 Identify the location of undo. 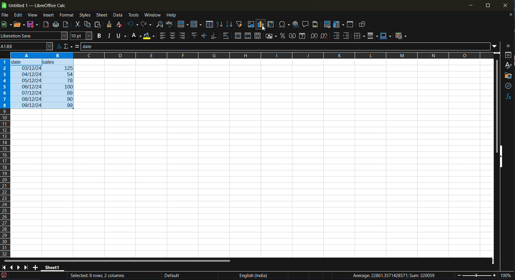
(133, 25).